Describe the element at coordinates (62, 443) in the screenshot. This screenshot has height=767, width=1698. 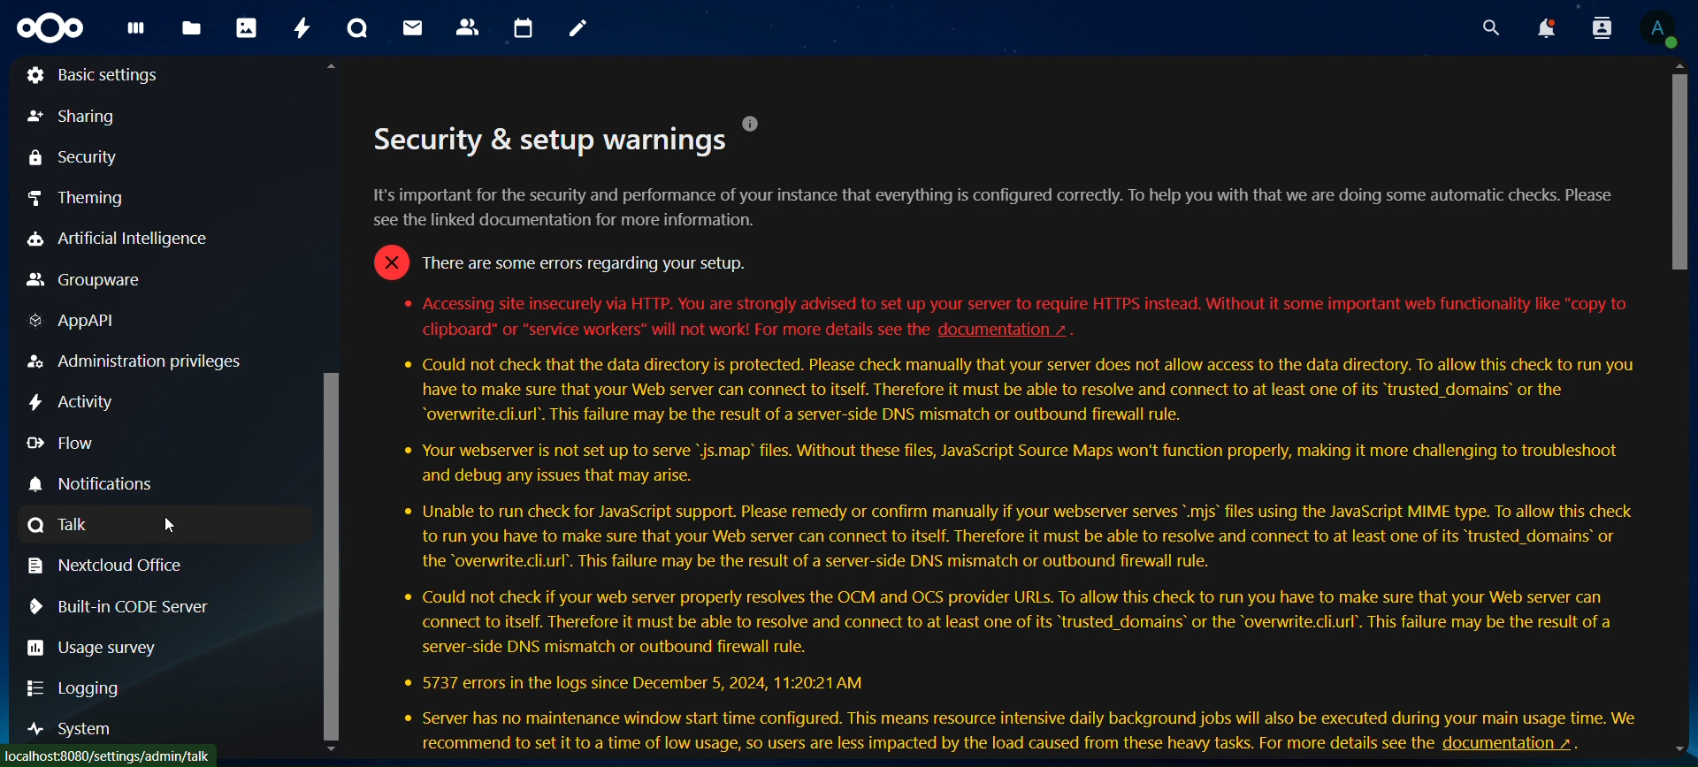
I see `flow` at that location.